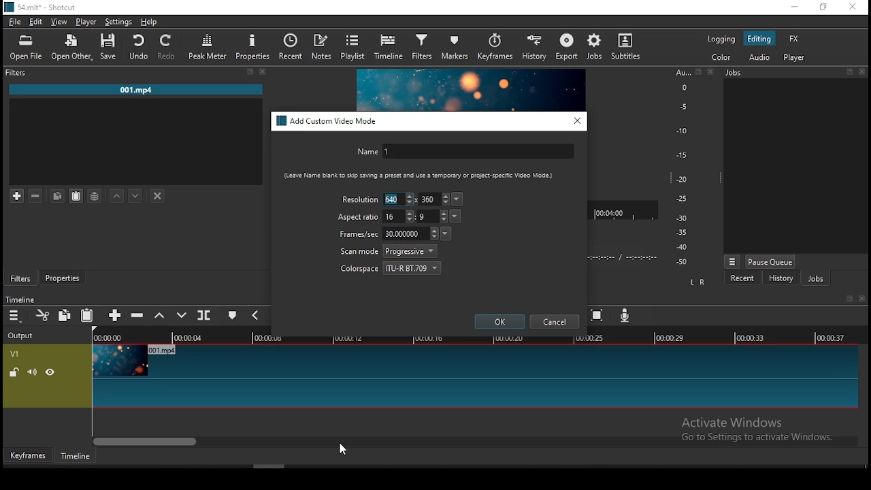  What do you see at coordinates (18, 73) in the screenshot?
I see `Filter` at bounding box center [18, 73].